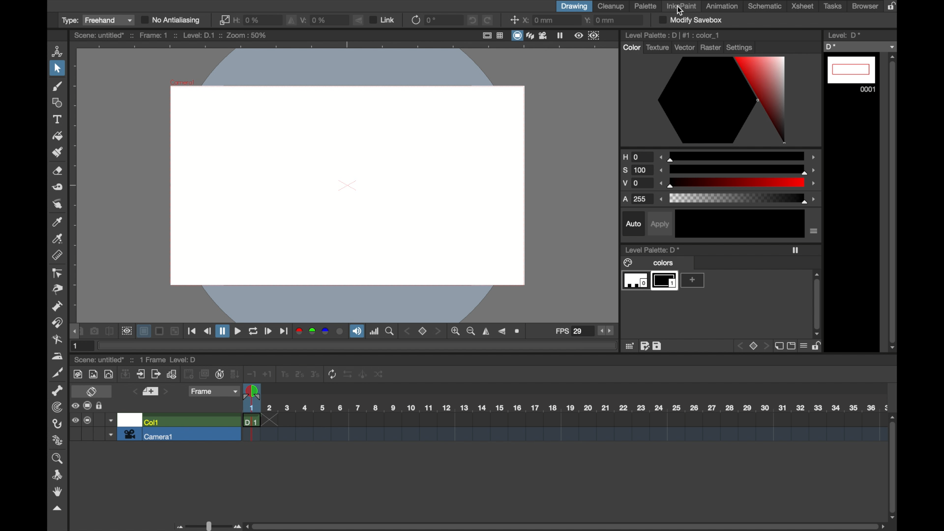 The width and height of the screenshot is (944, 531). I want to click on playhead, so click(251, 391).